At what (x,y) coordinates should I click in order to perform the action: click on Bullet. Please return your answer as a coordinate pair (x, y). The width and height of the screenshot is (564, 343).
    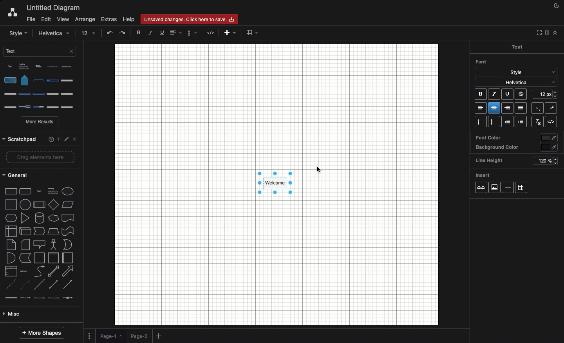
    Looking at the image, I should click on (493, 123).